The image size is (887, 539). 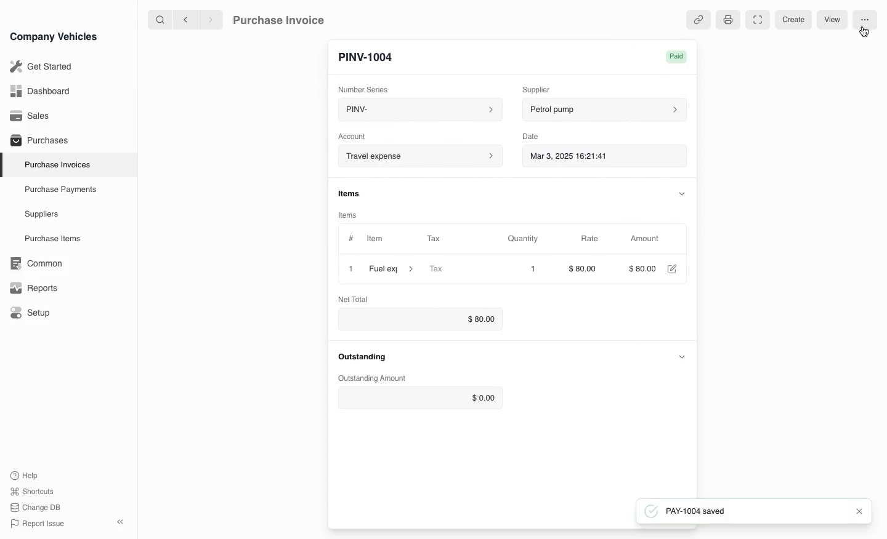 I want to click on 1, so click(x=351, y=269).